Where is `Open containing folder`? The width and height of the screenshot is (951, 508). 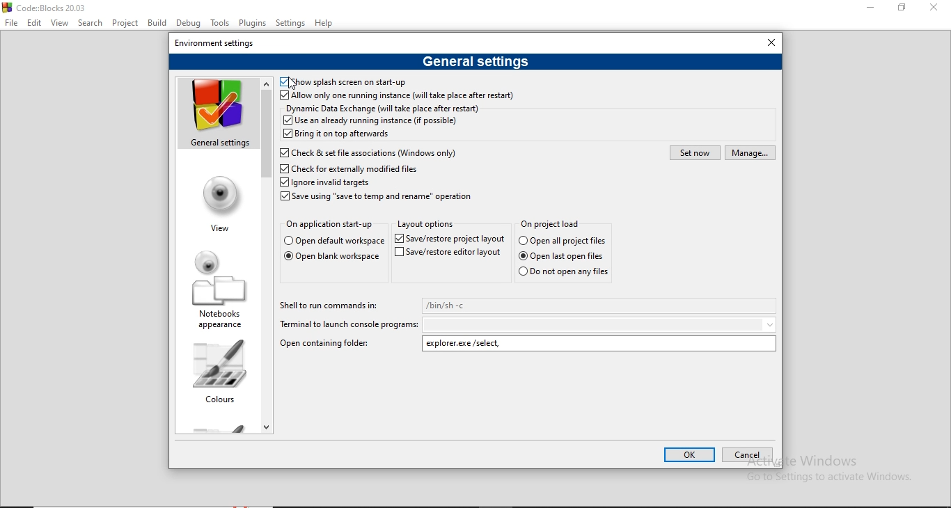
Open containing folder is located at coordinates (329, 344).